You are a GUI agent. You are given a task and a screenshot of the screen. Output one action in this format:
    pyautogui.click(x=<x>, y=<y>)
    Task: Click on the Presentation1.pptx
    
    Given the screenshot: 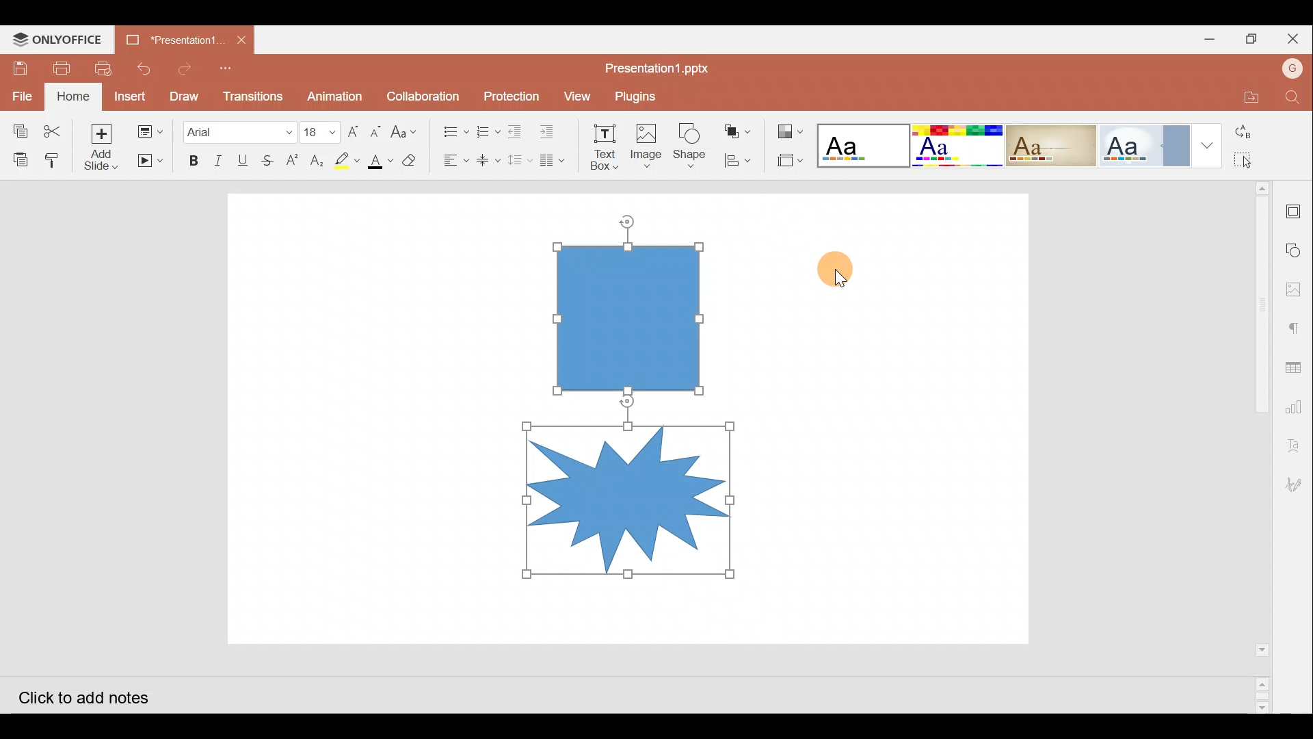 What is the action you would take?
    pyautogui.click(x=661, y=66)
    